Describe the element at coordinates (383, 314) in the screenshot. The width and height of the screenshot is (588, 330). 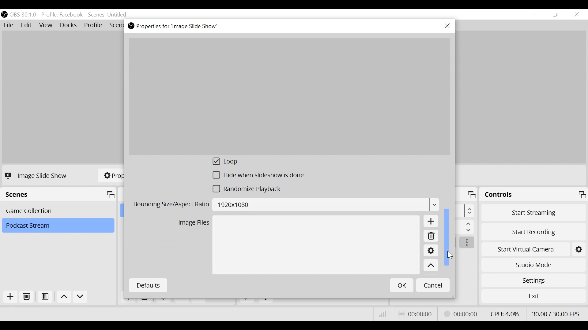
I see `Bitrate` at that location.